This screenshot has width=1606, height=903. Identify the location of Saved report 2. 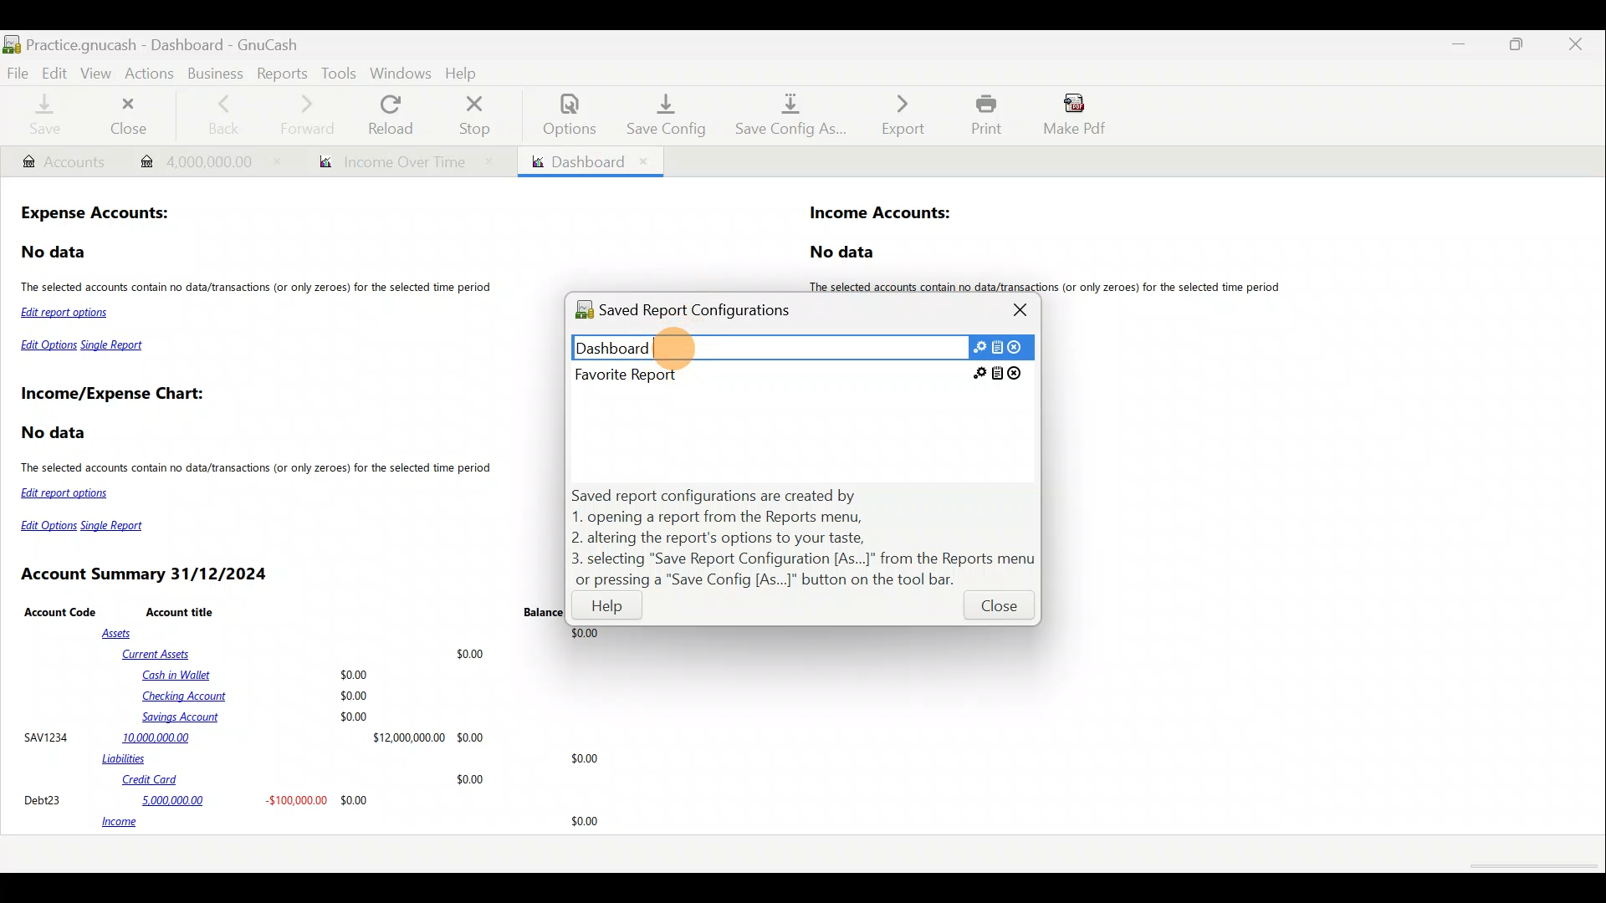
(800, 374).